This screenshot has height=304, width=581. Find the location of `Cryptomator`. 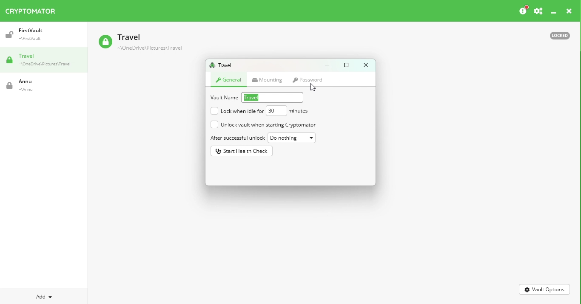

Cryptomator is located at coordinates (31, 9).